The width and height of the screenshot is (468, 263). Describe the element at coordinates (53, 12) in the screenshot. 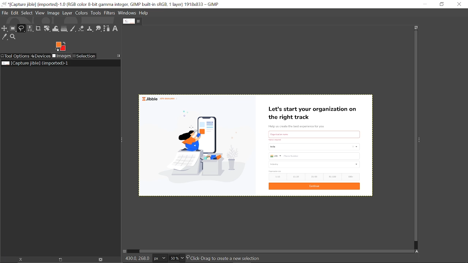

I see `Image` at that location.